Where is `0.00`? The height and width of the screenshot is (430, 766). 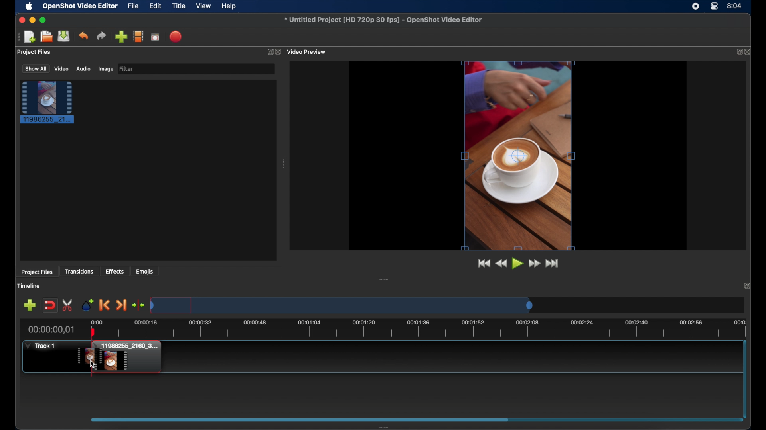
0.00 is located at coordinates (97, 321).